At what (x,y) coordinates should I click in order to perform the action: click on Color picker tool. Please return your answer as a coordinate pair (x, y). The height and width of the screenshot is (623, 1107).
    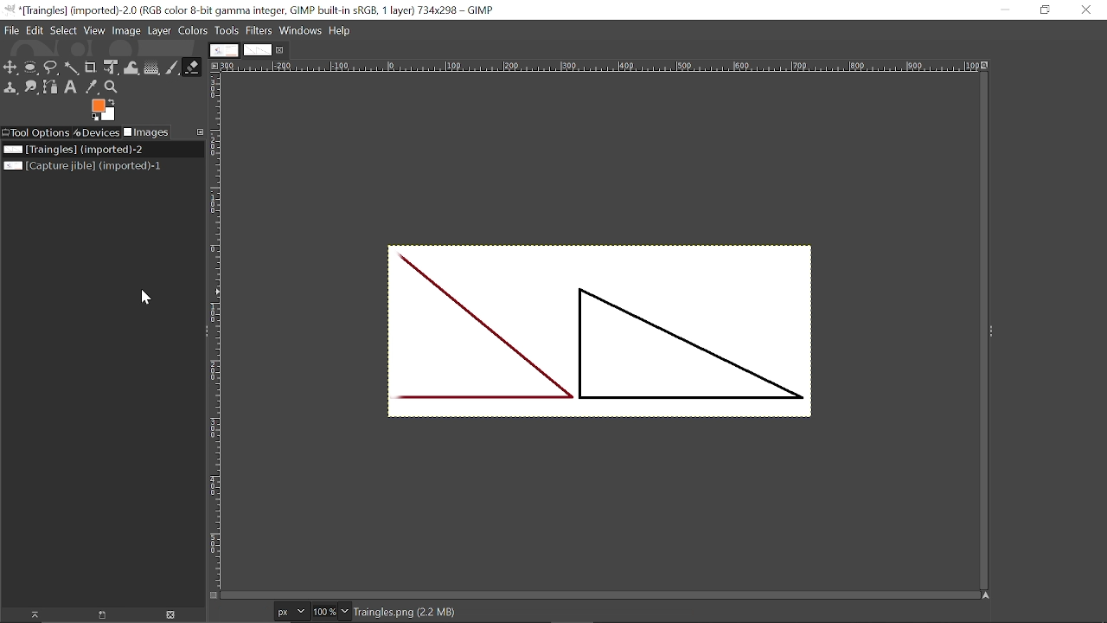
    Looking at the image, I should click on (91, 87).